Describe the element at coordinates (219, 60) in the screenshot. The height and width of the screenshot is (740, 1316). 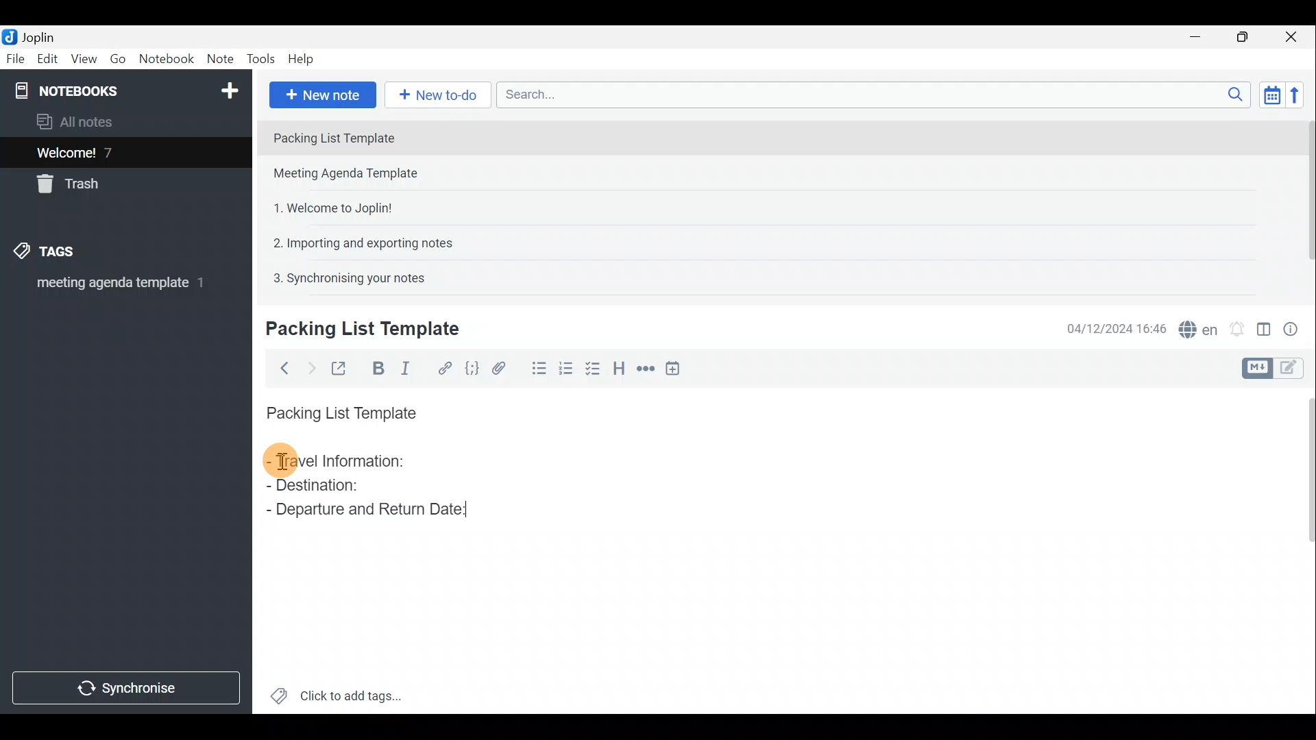
I see `Note` at that location.